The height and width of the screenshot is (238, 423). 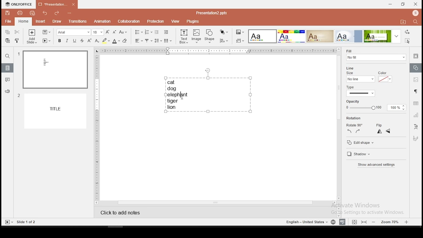 What do you see at coordinates (8, 222) in the screenshot?
I see `start slide show` at bounding box center [8, 222].